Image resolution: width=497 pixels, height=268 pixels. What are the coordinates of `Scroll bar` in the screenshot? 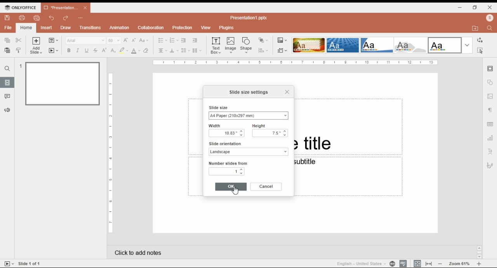 It's located at (479, 252).